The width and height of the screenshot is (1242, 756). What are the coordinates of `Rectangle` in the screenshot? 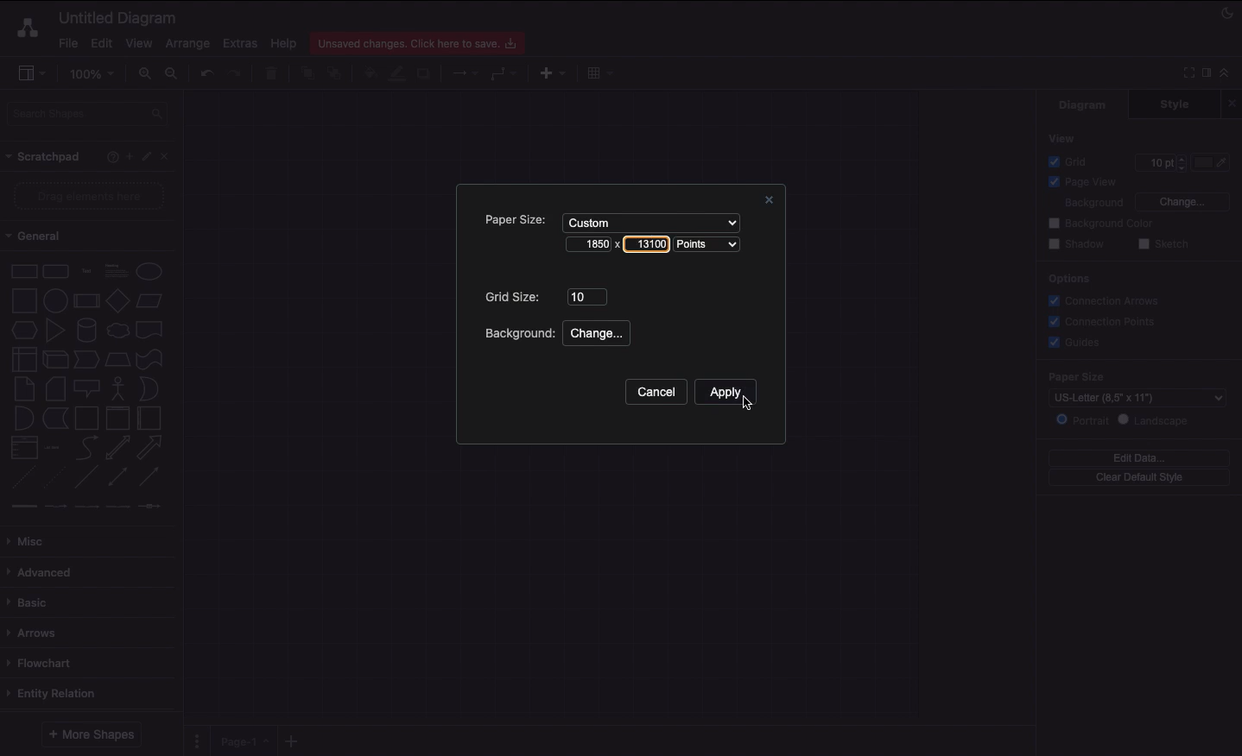 It's located at (22, 270).